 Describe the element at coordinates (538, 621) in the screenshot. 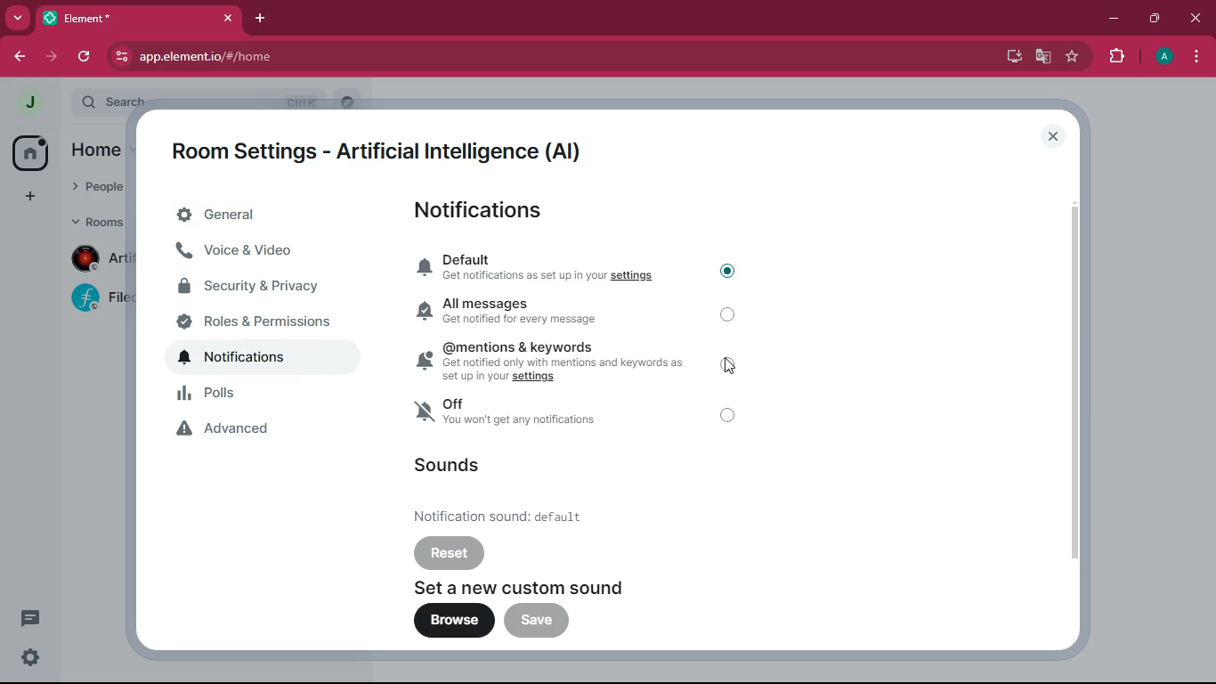

I see `save` at that location.